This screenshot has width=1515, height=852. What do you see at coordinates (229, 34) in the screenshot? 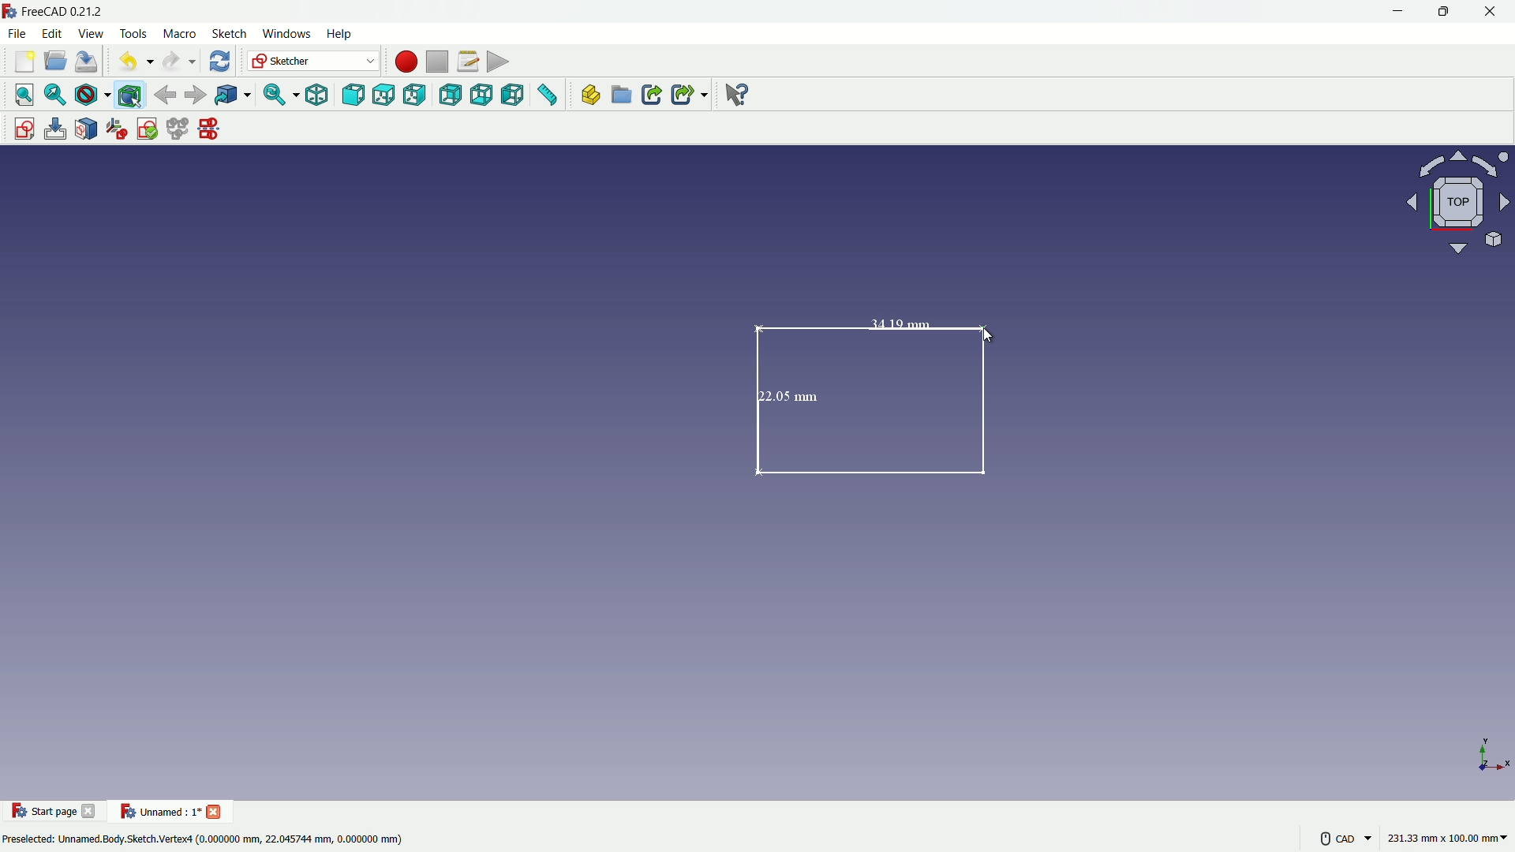
I see `sketch menu` at bounding box center [229, 34].